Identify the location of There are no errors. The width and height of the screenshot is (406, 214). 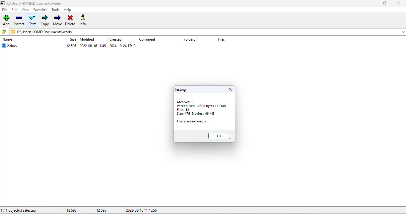
(192, 122).